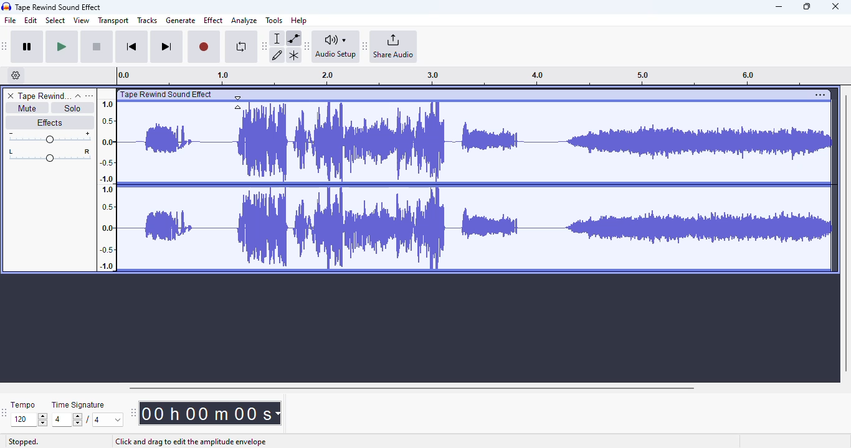  What do you see at coordinates (807, 6) in the screenshot?
I see `maximize` at bounding box center [807, 6].